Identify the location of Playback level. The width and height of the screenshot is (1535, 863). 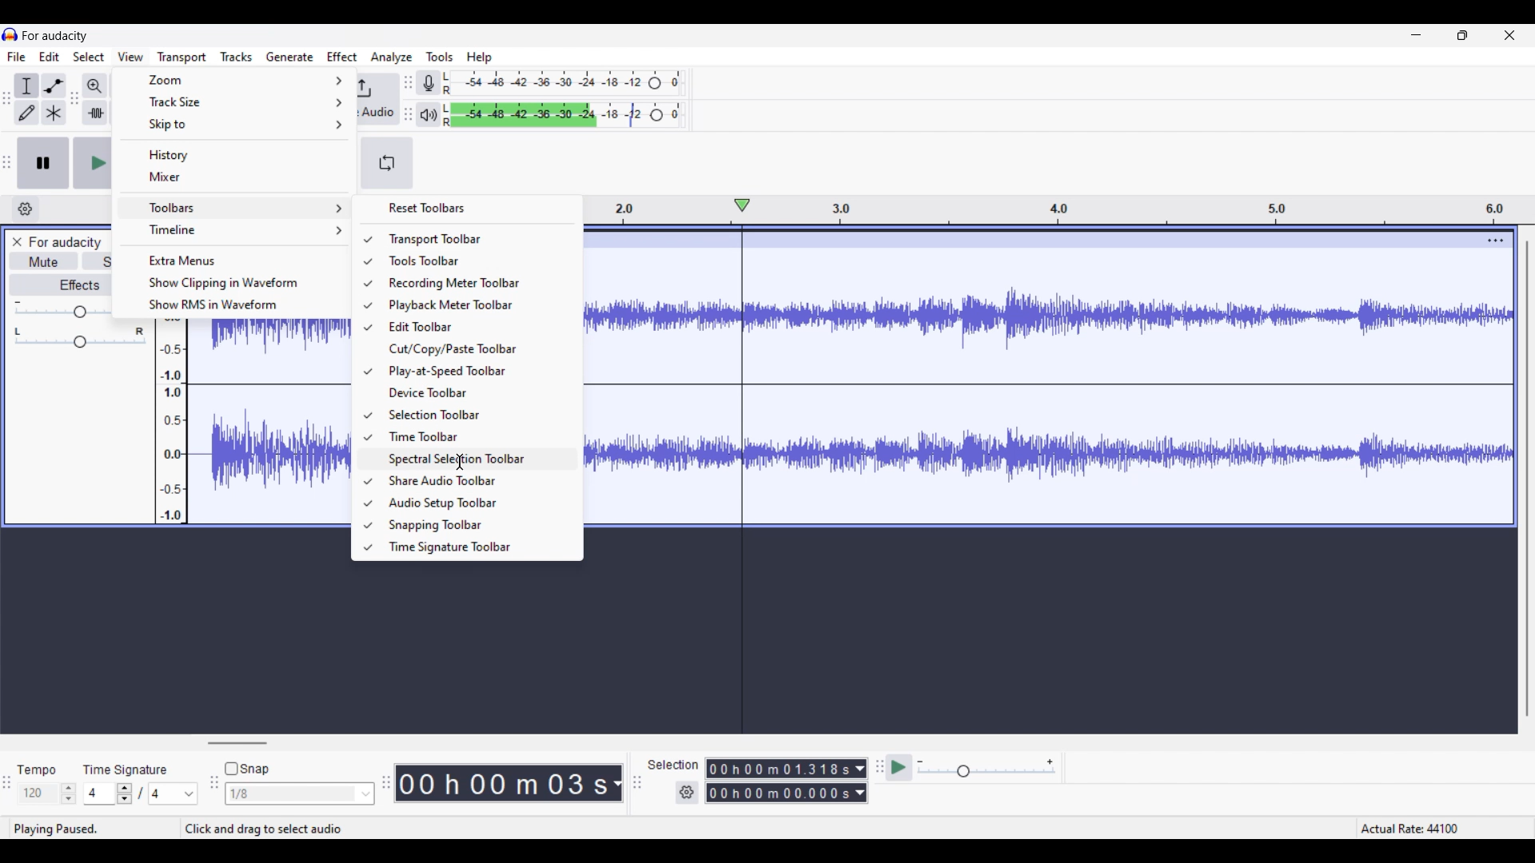
(561, 115).